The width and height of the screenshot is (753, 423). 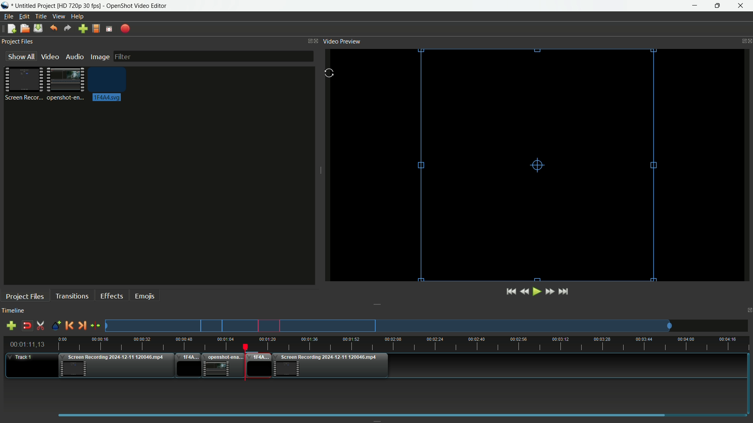 What do you see at coordinates (95, 29) in the screenshot?
I see `Profile` at bounding box center [95, 29].